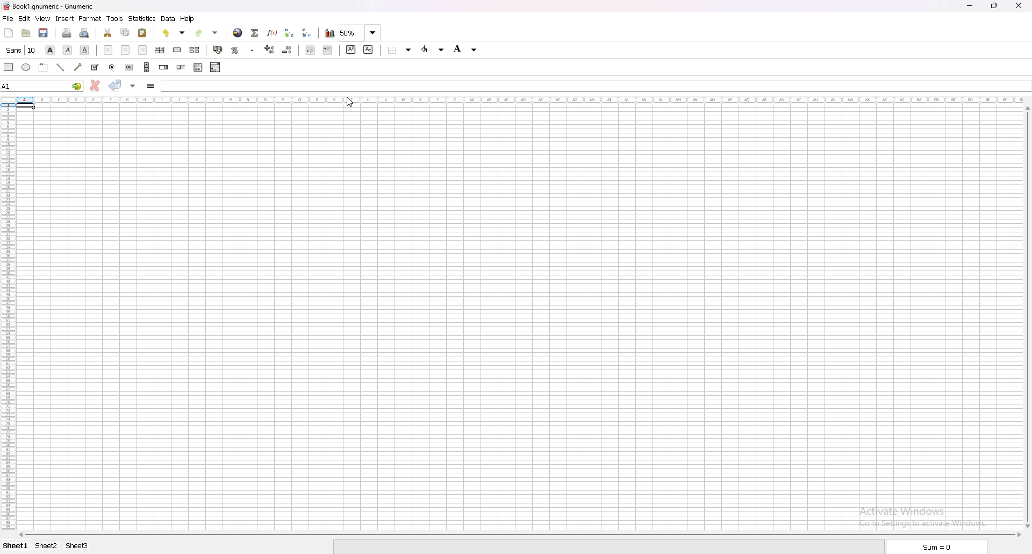 This screenshot has height=554, width=1032. What do you see at coordinates (22, 50) in the screenshot?
I see `font` at bounding box center [22, 50].